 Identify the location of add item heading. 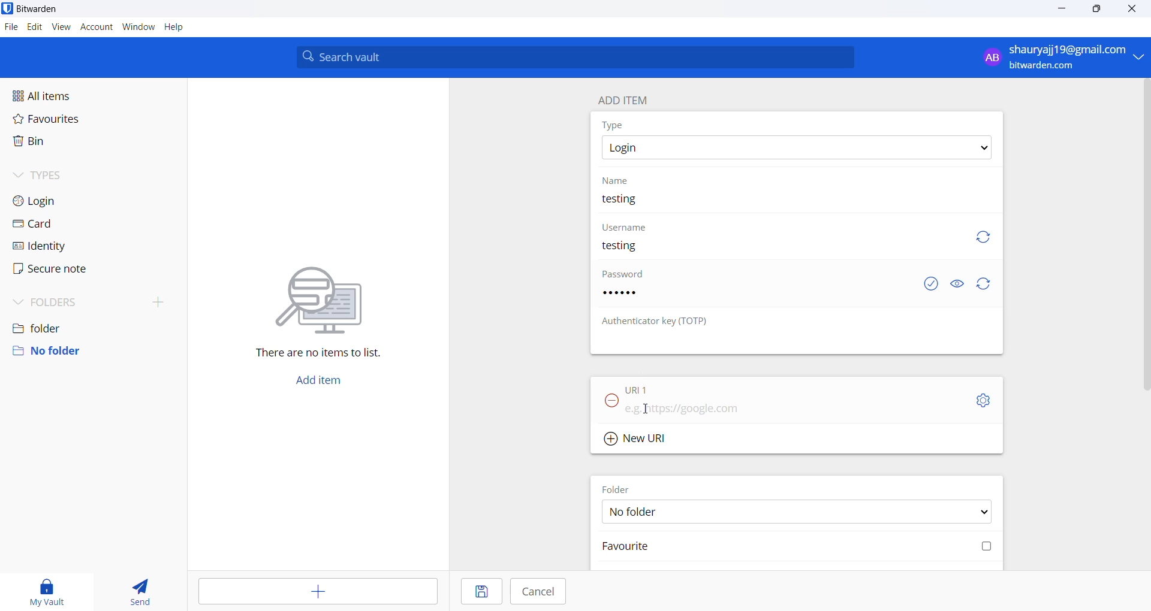
(623, 97).